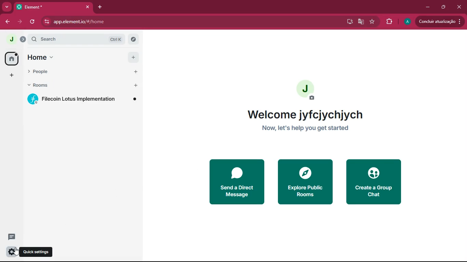  I want to click on filecoin lotus implementation, so click(84, 99).